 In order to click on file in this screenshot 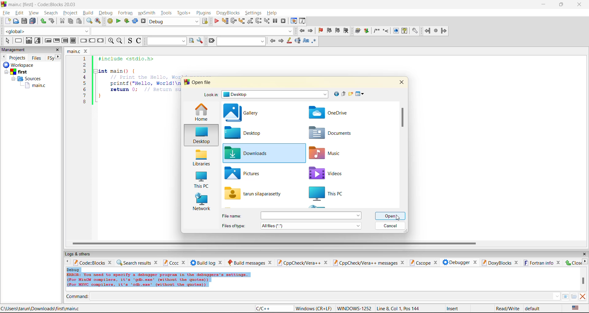, I will do `click(6, 12)`.